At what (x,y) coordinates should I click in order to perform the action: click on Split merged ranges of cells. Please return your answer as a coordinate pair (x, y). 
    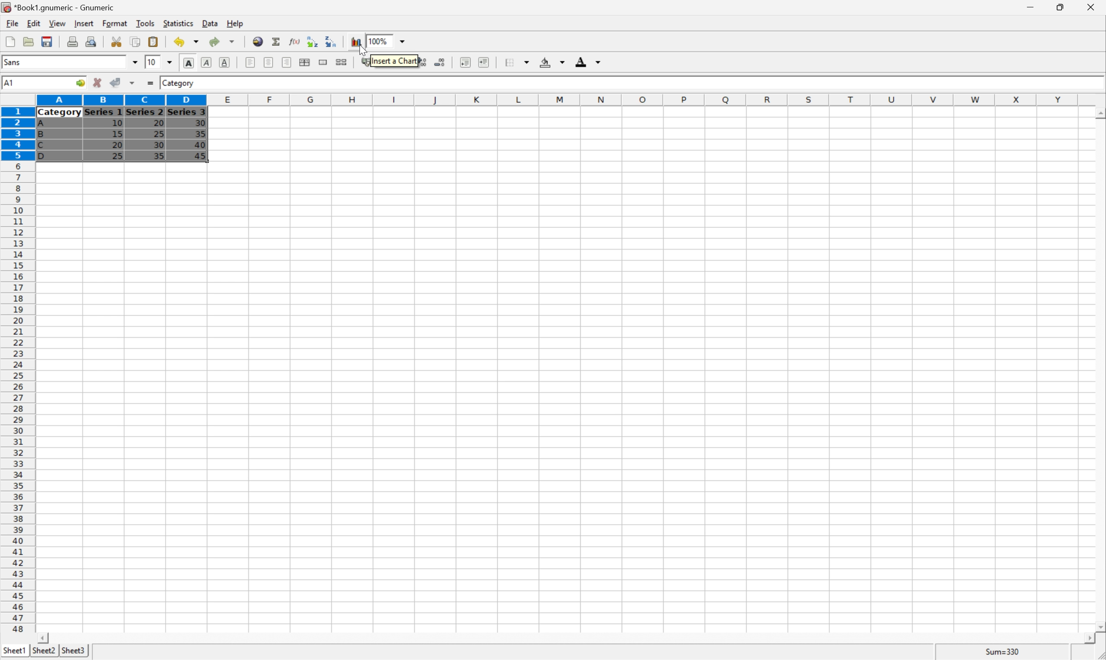
    Looking at the image, I should click on (342, 62).